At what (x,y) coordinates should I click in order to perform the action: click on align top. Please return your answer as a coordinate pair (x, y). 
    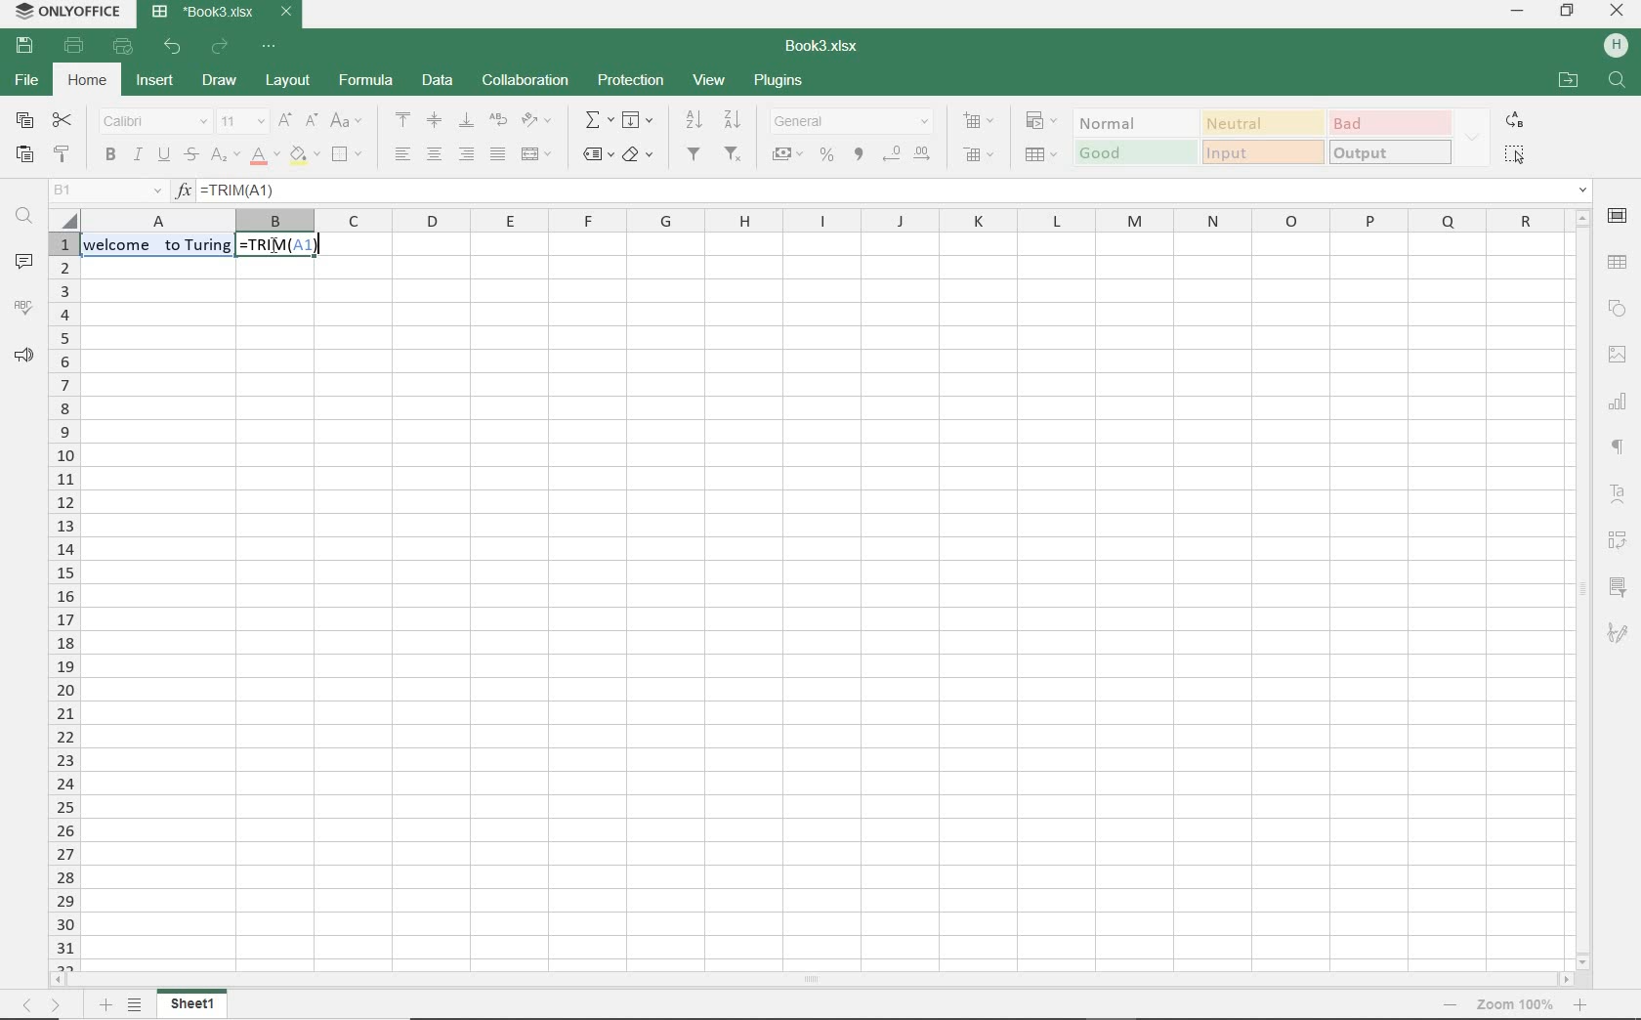
    Looking at the image, I should click on (403, 118).